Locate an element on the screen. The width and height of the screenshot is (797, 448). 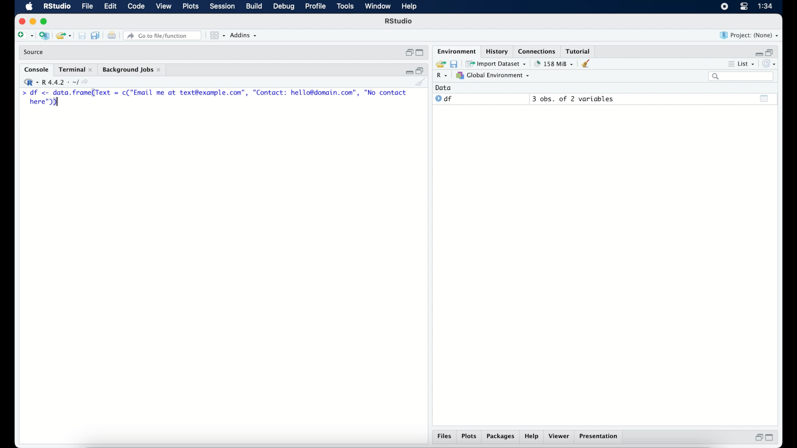
save is located at coordinates (456, 64).